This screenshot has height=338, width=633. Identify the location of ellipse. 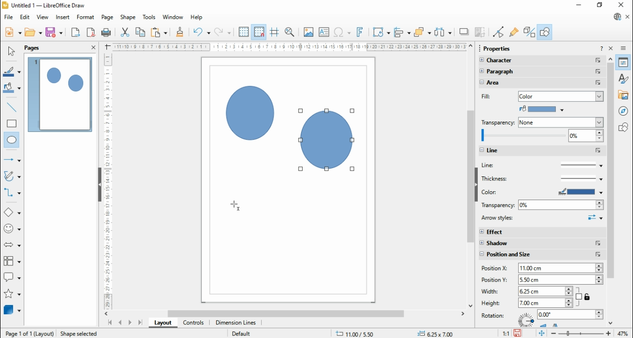
(12, 140).